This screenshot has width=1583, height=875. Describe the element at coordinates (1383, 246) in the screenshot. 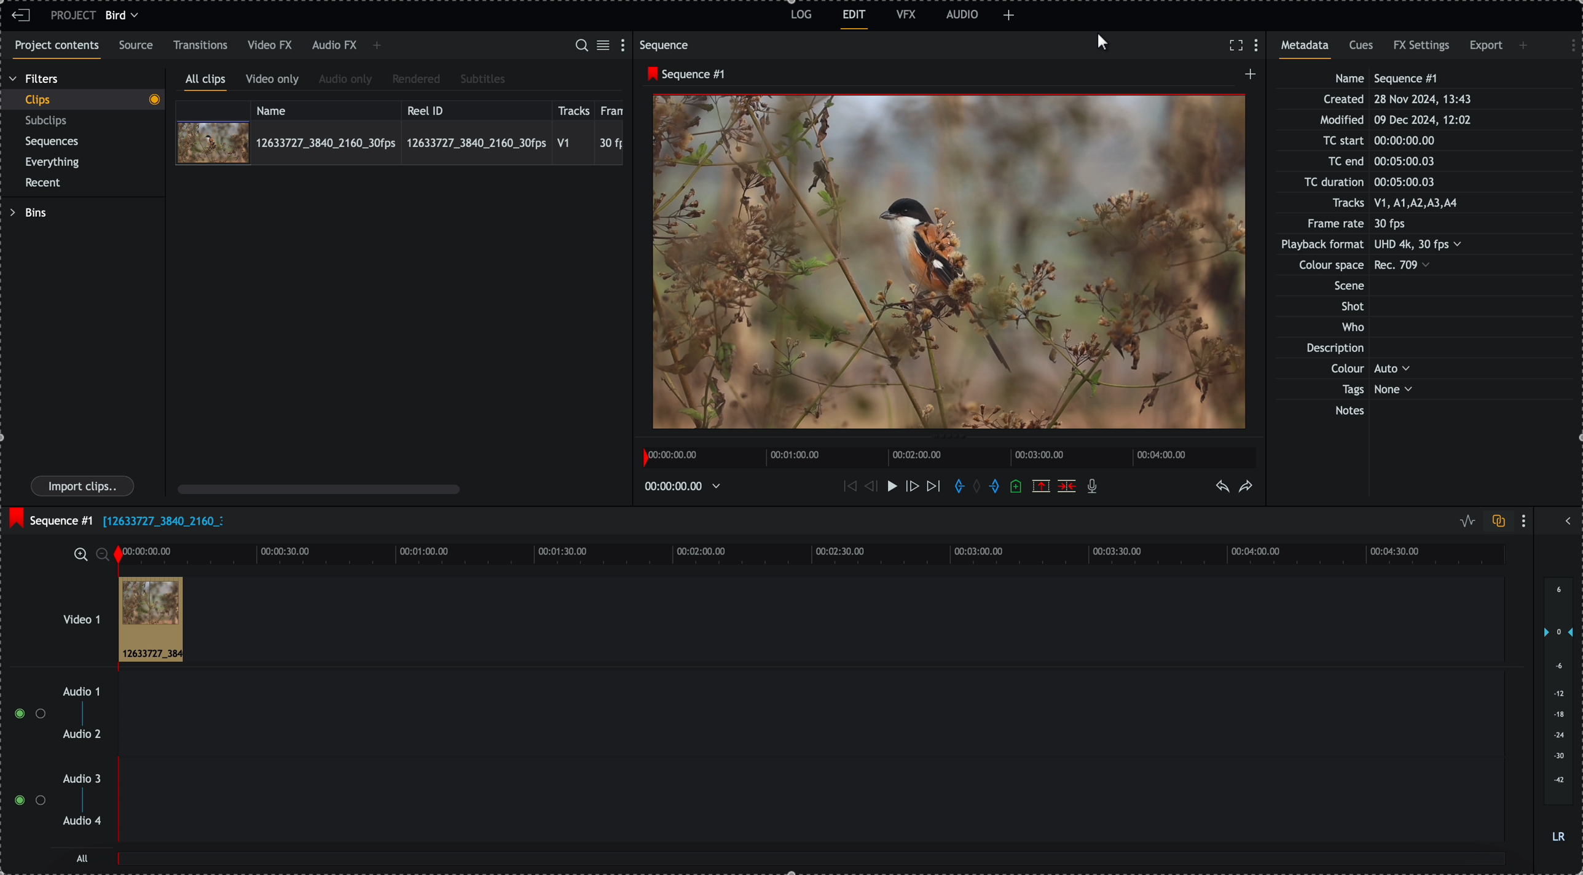

I see `metadata` at that location.